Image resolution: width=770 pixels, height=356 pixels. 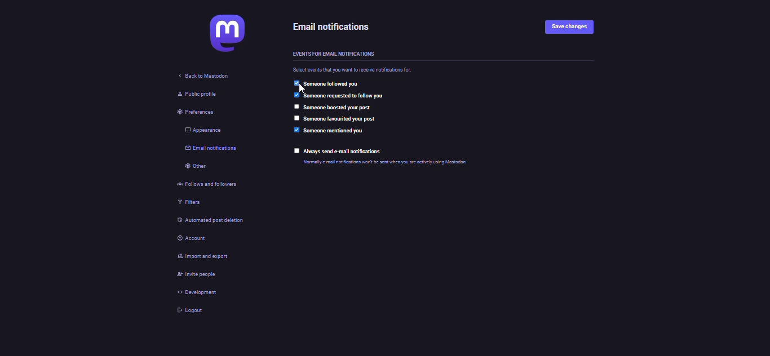 What do you see at coordinates (343, 152) in the screenshot?
I see `always send email notifications` at bounding box center [343, 152].